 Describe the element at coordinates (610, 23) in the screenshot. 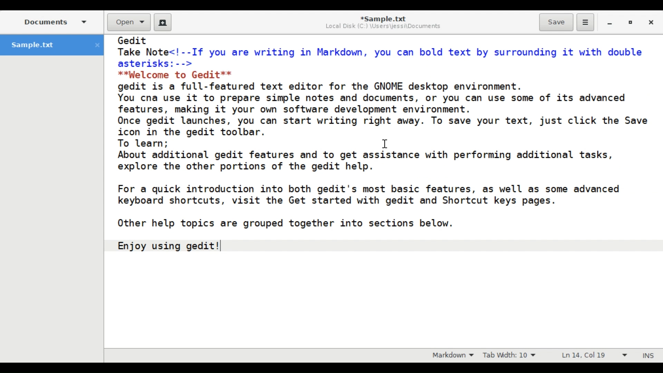

I see `minimize` at that location.